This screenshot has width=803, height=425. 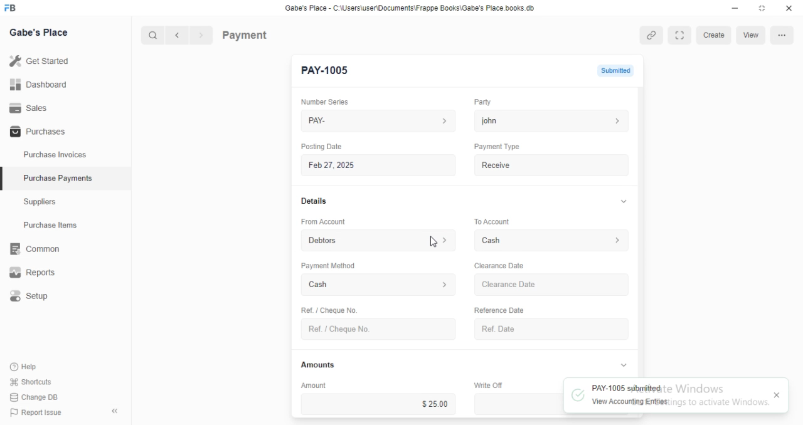 What do you see at coordinates (779, 396) in the screenshot?
I see `CLOSE` at bounding box center [779, 396].